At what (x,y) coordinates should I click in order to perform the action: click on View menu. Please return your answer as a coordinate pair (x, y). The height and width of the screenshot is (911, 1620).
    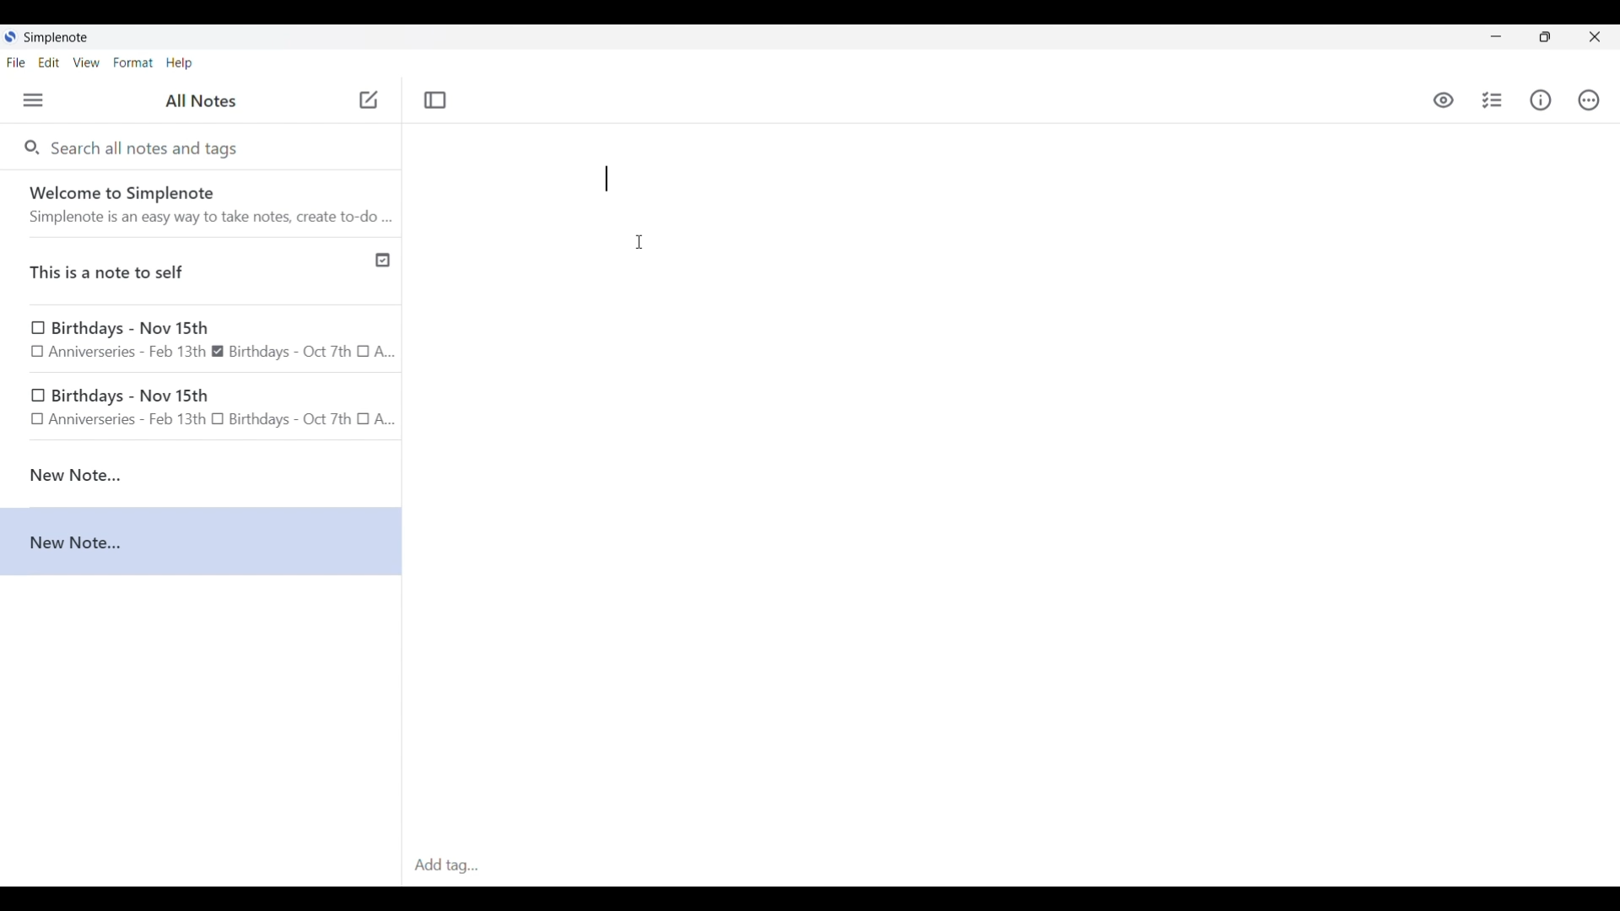
    Looking at the image, I should click on (87, 62).